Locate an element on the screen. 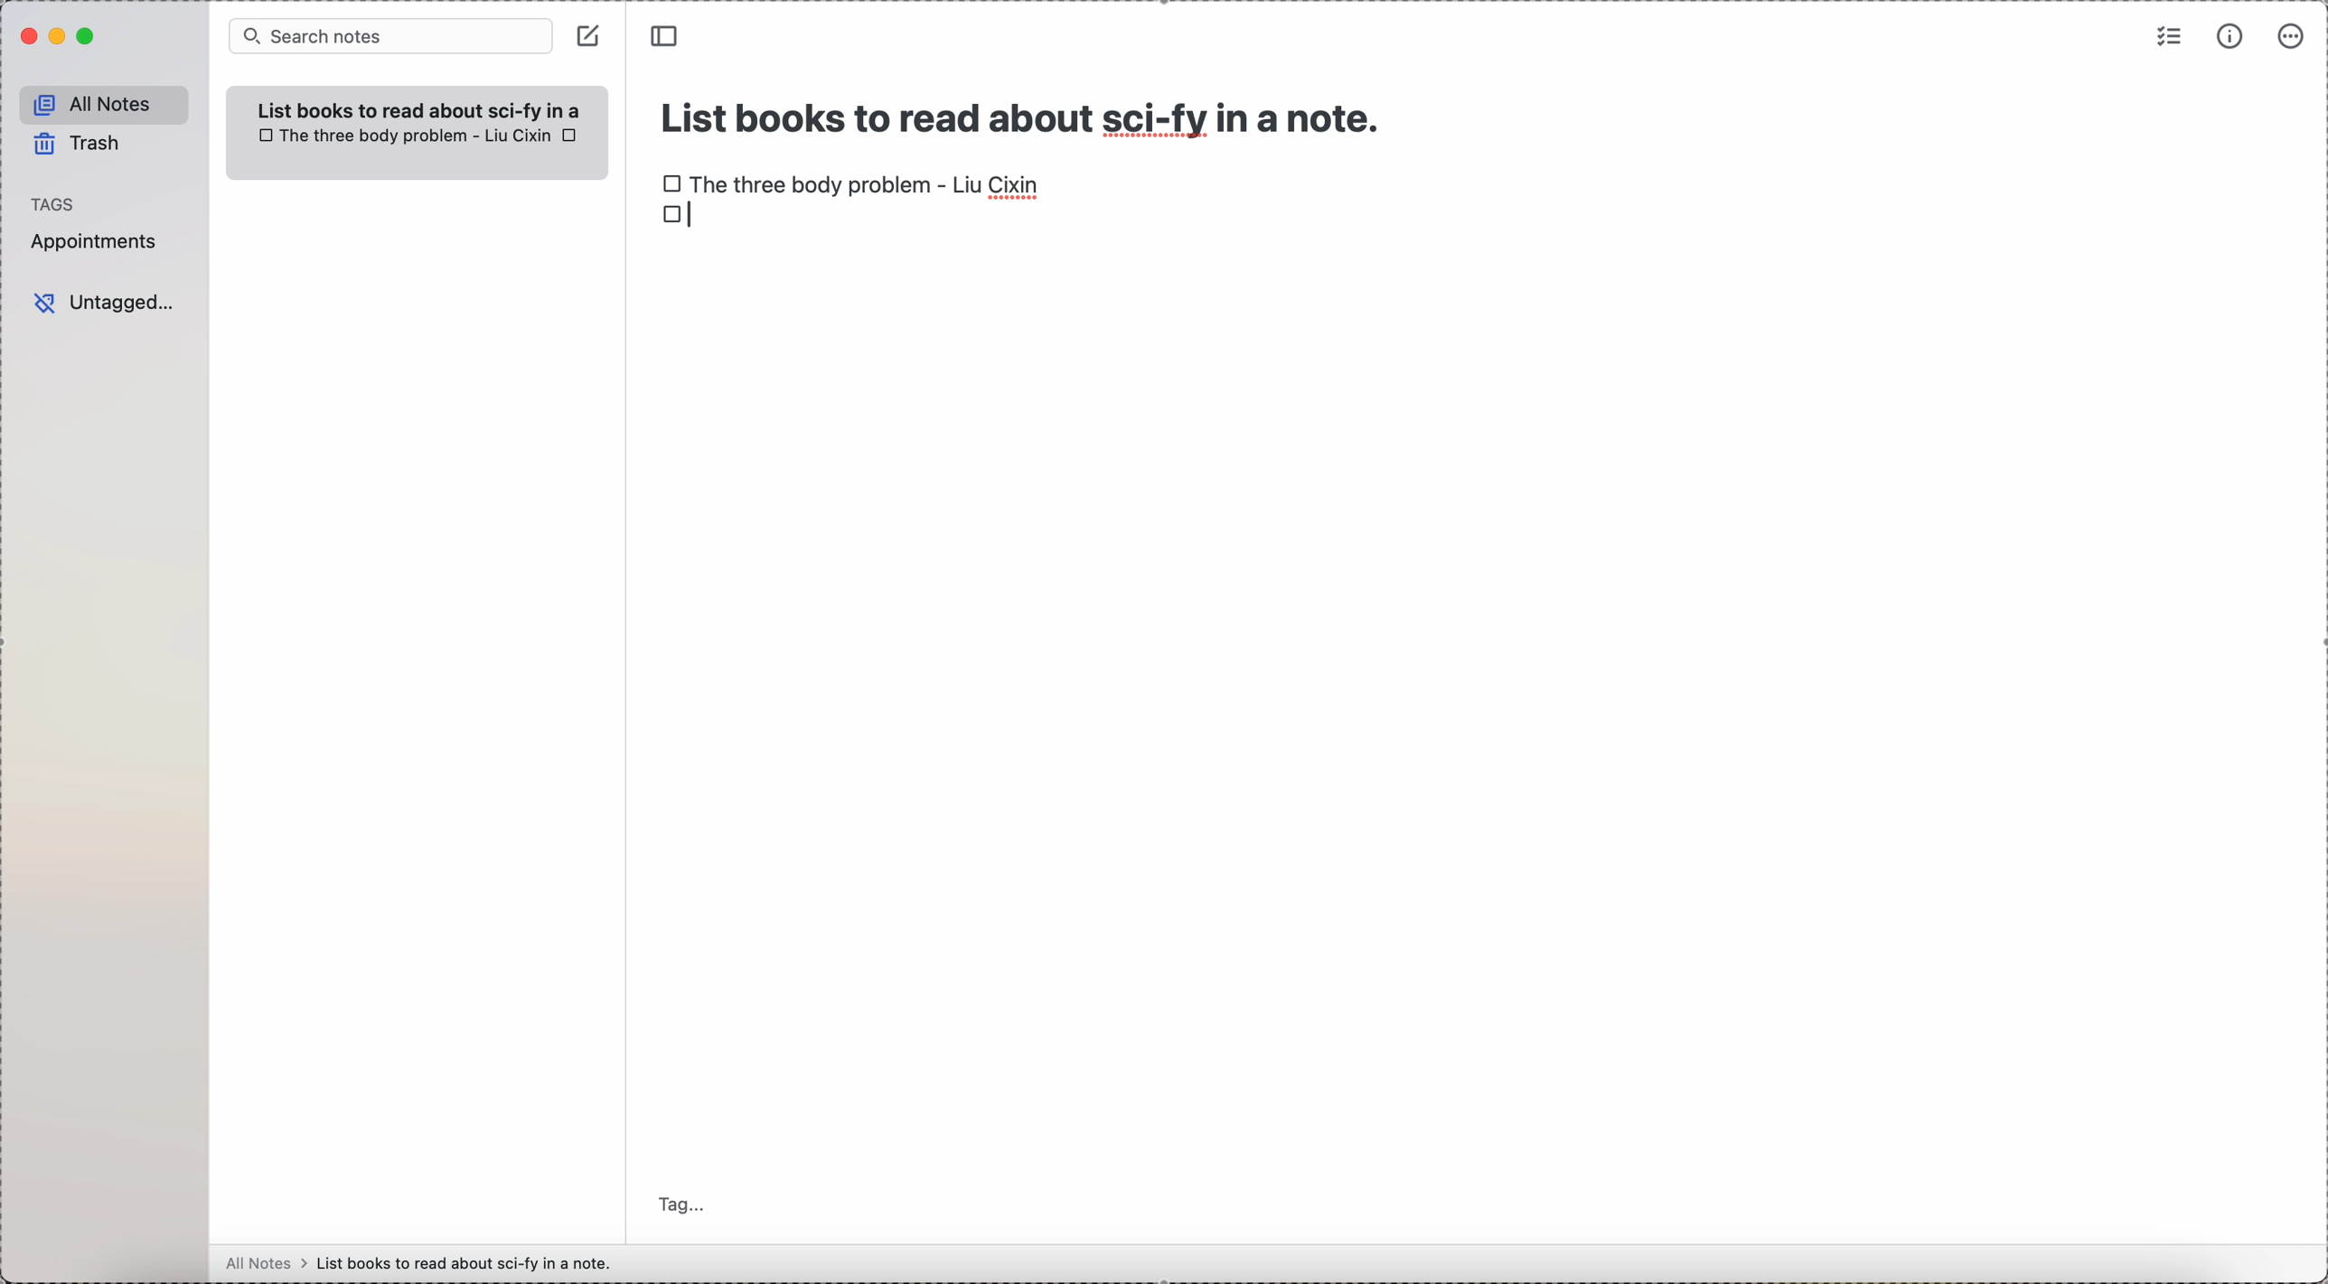 Image resolution: width=2328 pixels, height=1284 pixels. checkbox The Three body problem - Liu Cixin book is located at coordinates (853, 180).